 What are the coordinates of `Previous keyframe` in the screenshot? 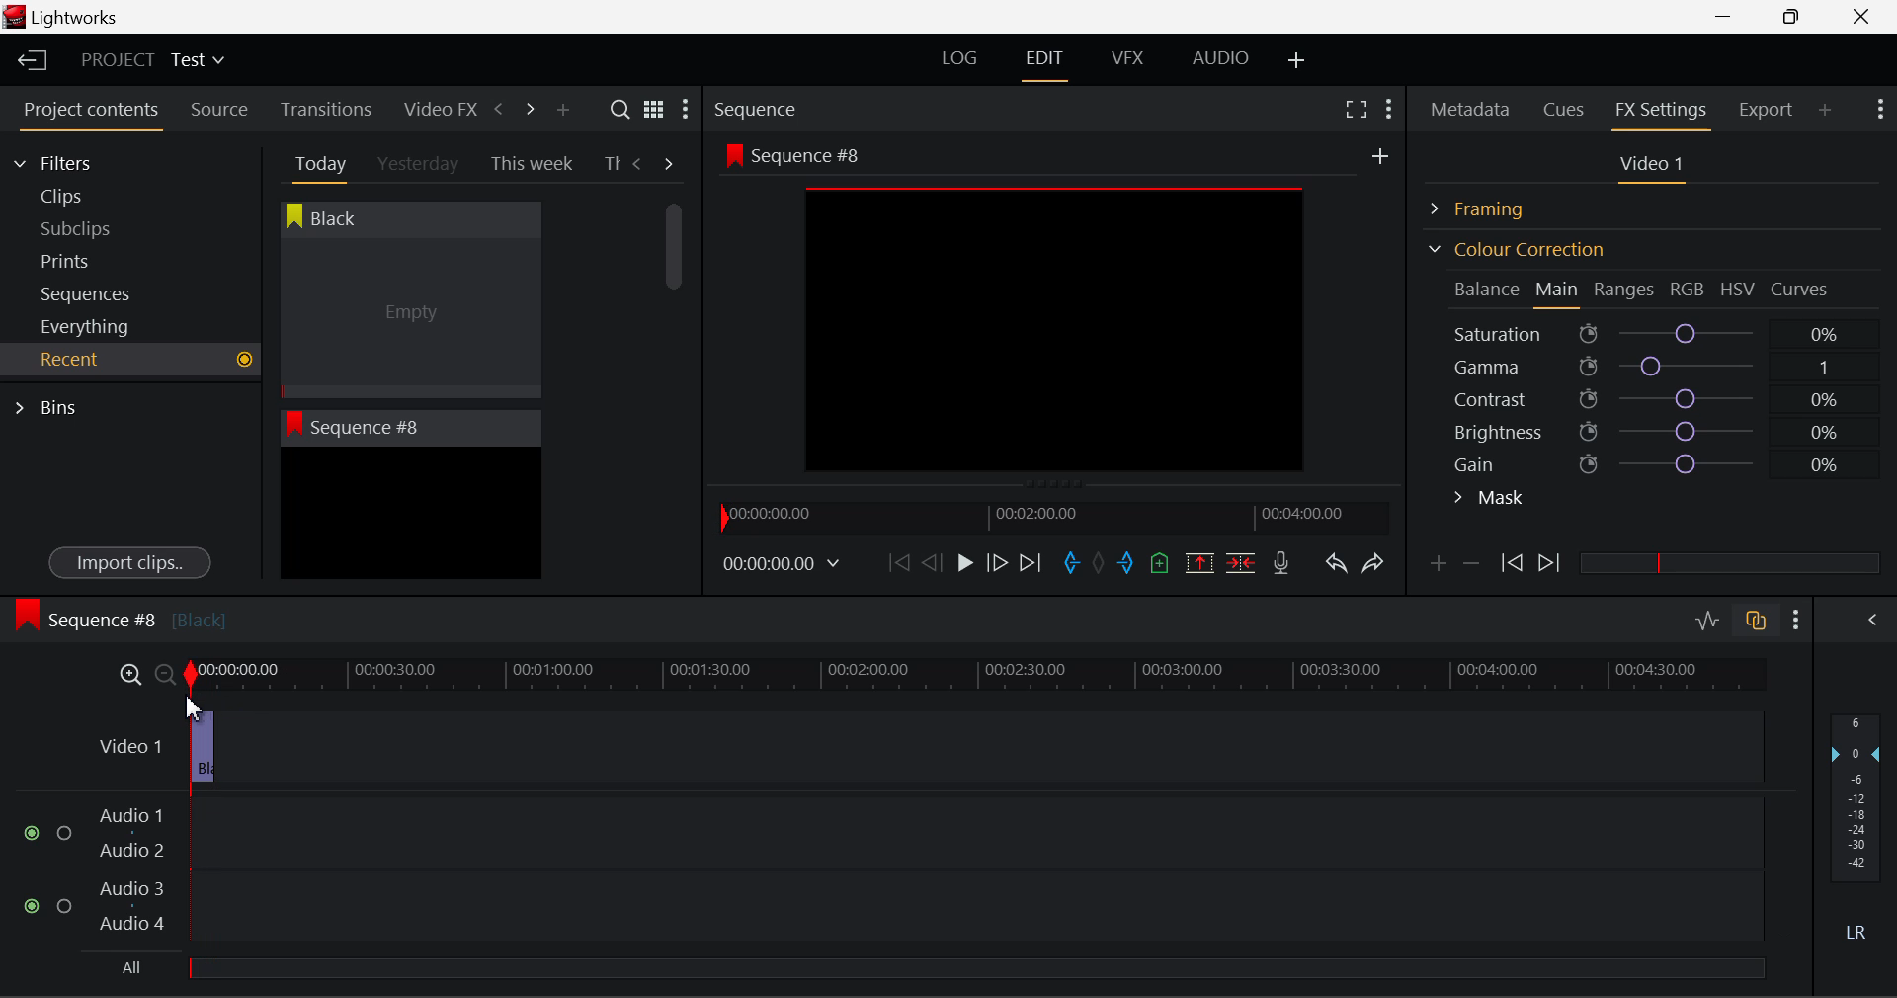 It's located at (1510, 564).